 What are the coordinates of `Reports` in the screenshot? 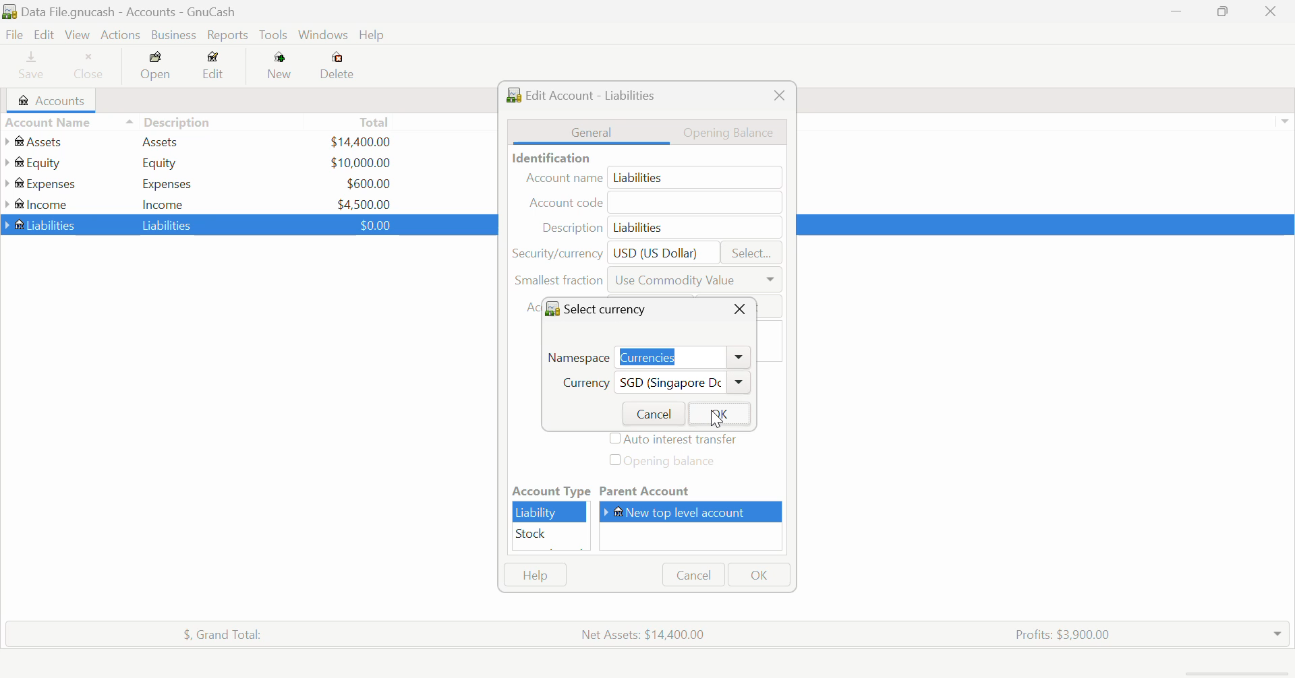 It's located at (231, 35).